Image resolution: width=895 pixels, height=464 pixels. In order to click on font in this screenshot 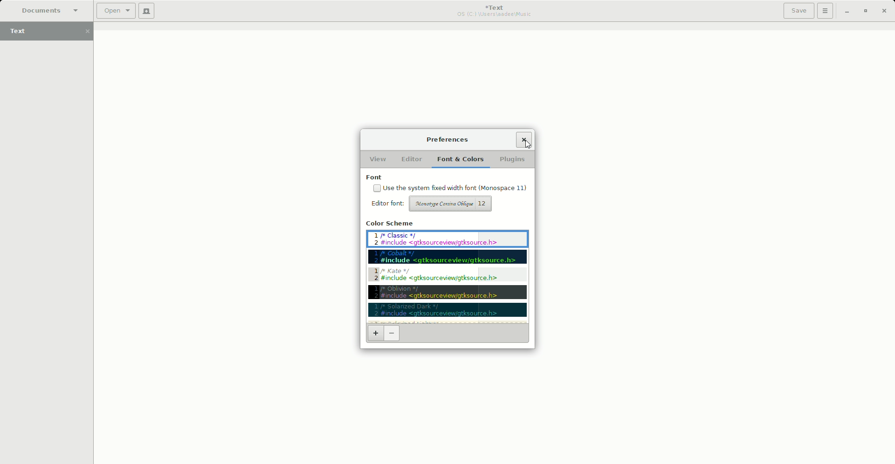, I will do `click(448, 177)`.